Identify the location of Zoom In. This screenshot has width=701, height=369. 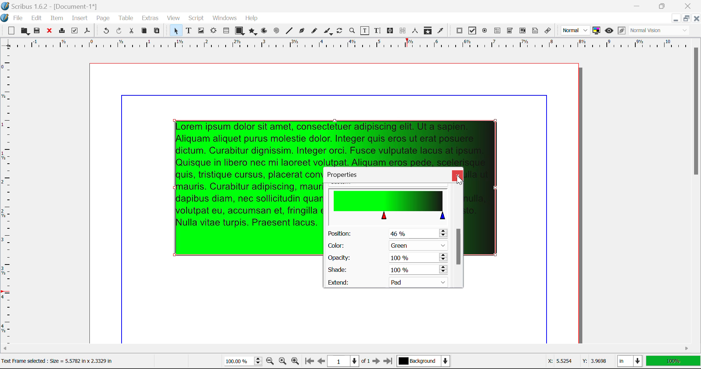
(295, 362).